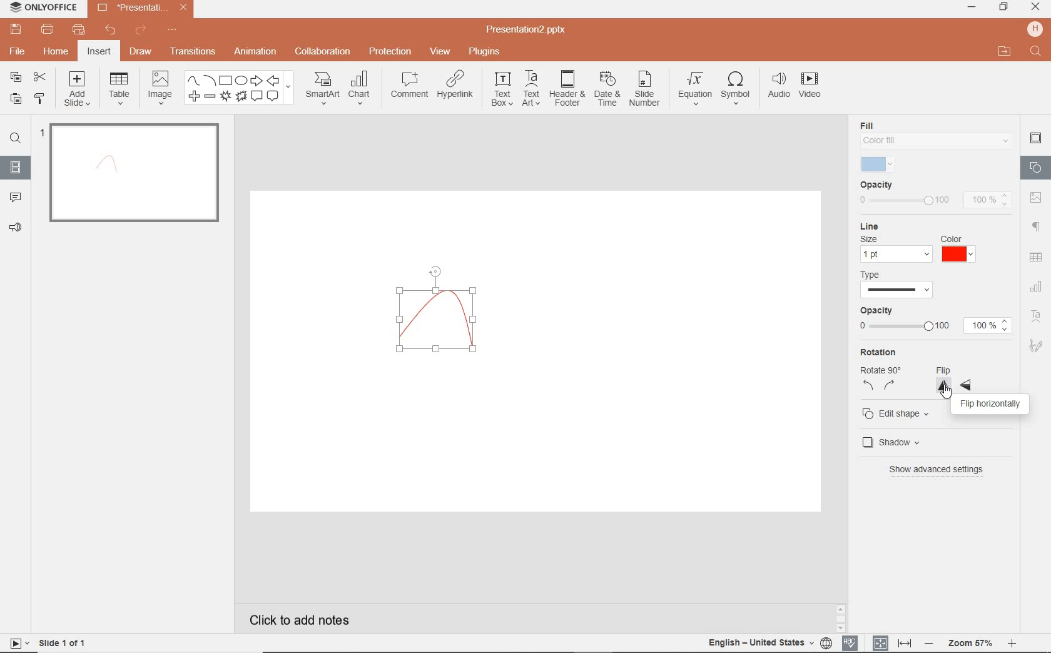 This screenshot has height=653, width=1051. What do you see at coordinates (362, 89) in the screenshot?
I see `CHART` at bounding box center [362, 89].